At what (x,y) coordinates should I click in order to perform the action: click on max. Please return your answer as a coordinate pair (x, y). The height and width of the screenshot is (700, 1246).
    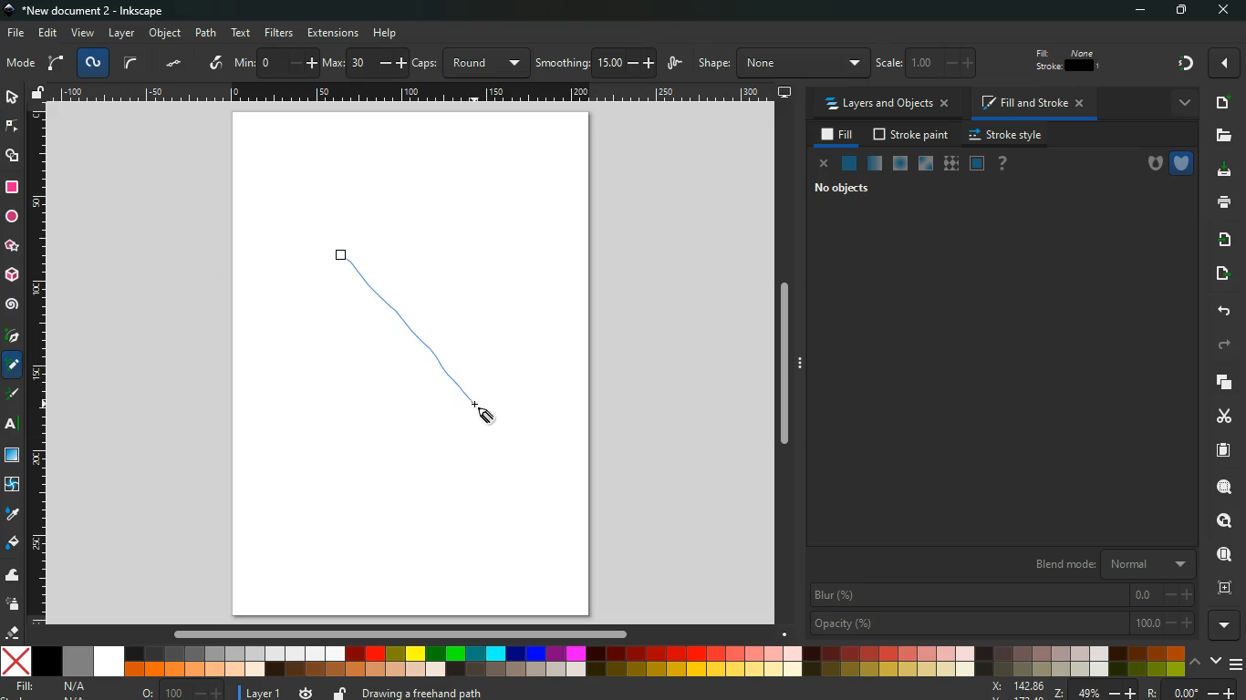
    Looking at the image, I should click on (364, 63).